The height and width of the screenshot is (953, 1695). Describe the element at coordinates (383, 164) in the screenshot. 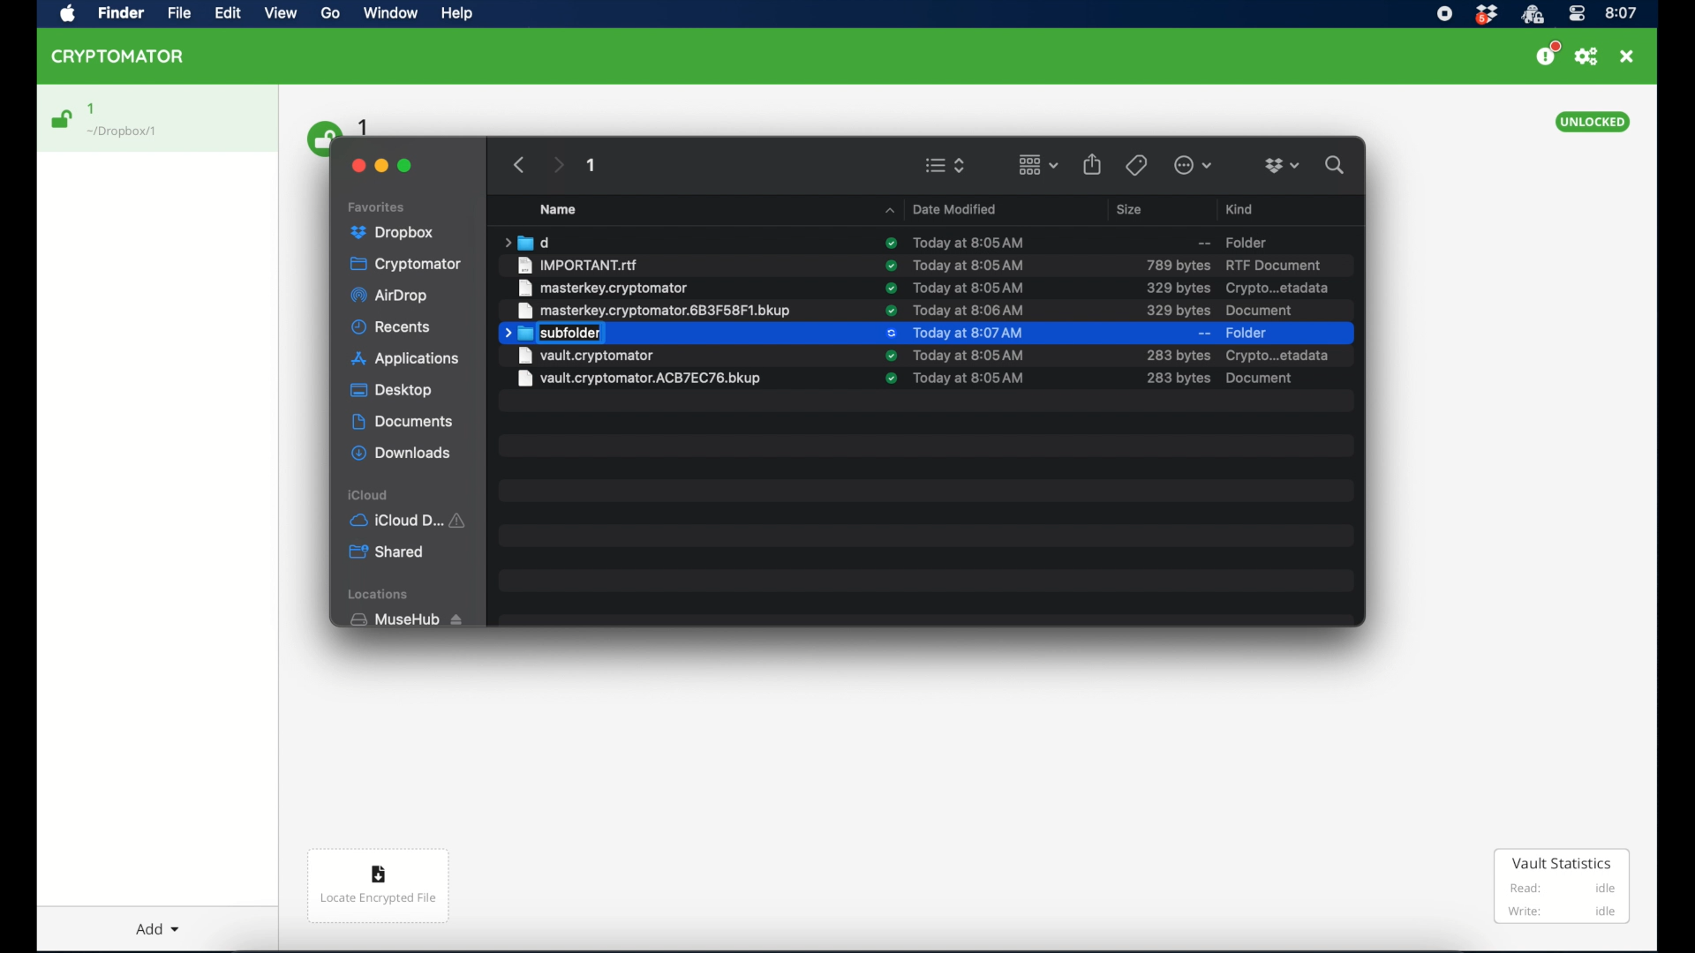

I see `minimize` at that location.